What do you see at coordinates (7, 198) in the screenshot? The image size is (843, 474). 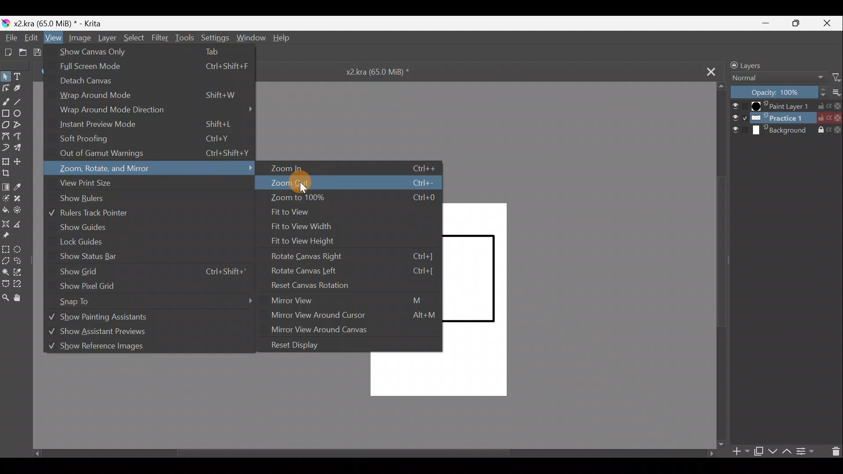 I see `Colourise mask tool` at bounding box center [7, 198].